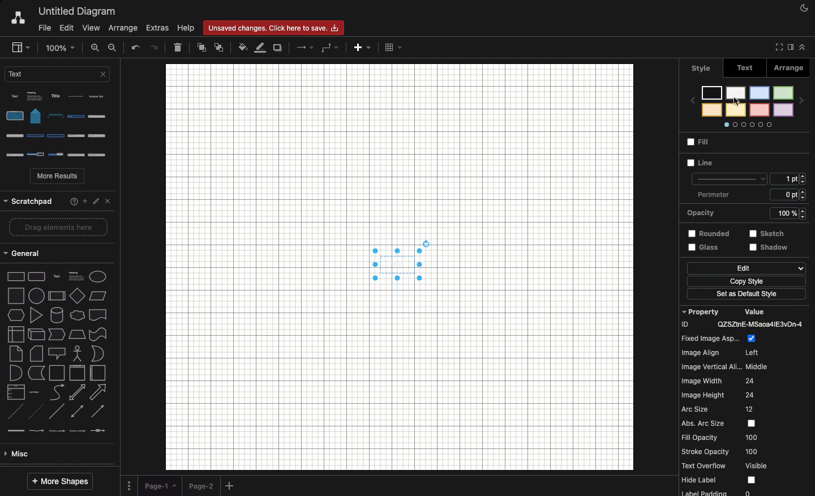 Image resolution: width=815 pixels, height=496 pixels. I want to click on Canvas, so click(400, 267).